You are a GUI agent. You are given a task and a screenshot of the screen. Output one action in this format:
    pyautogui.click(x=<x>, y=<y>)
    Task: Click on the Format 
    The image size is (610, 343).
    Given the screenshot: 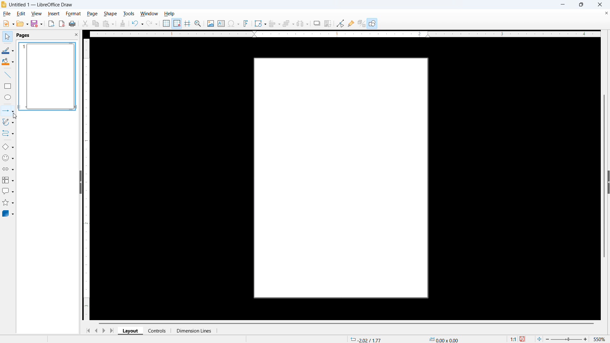 What is the action you would take?
    pyautogui.click(x=73, y=13)
    